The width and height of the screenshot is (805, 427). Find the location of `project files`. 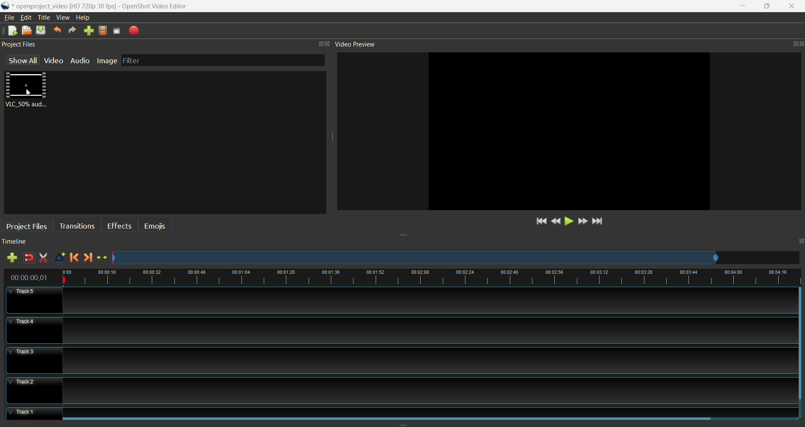

project files is located at coordinates (19, 44).